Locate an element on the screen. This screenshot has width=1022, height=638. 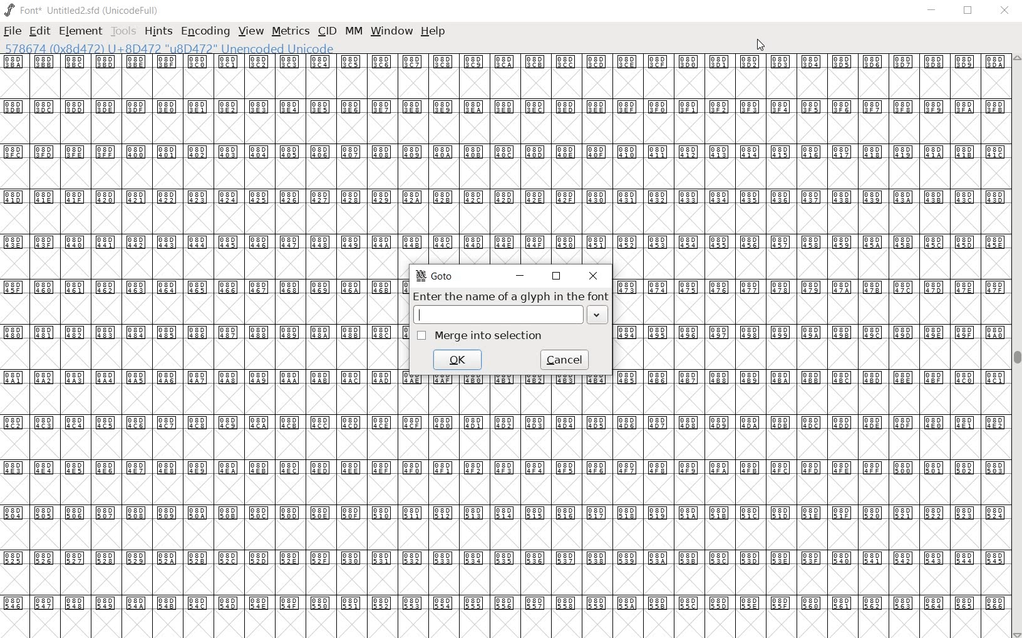
scrollbar is located at coordinates (1016, 346).